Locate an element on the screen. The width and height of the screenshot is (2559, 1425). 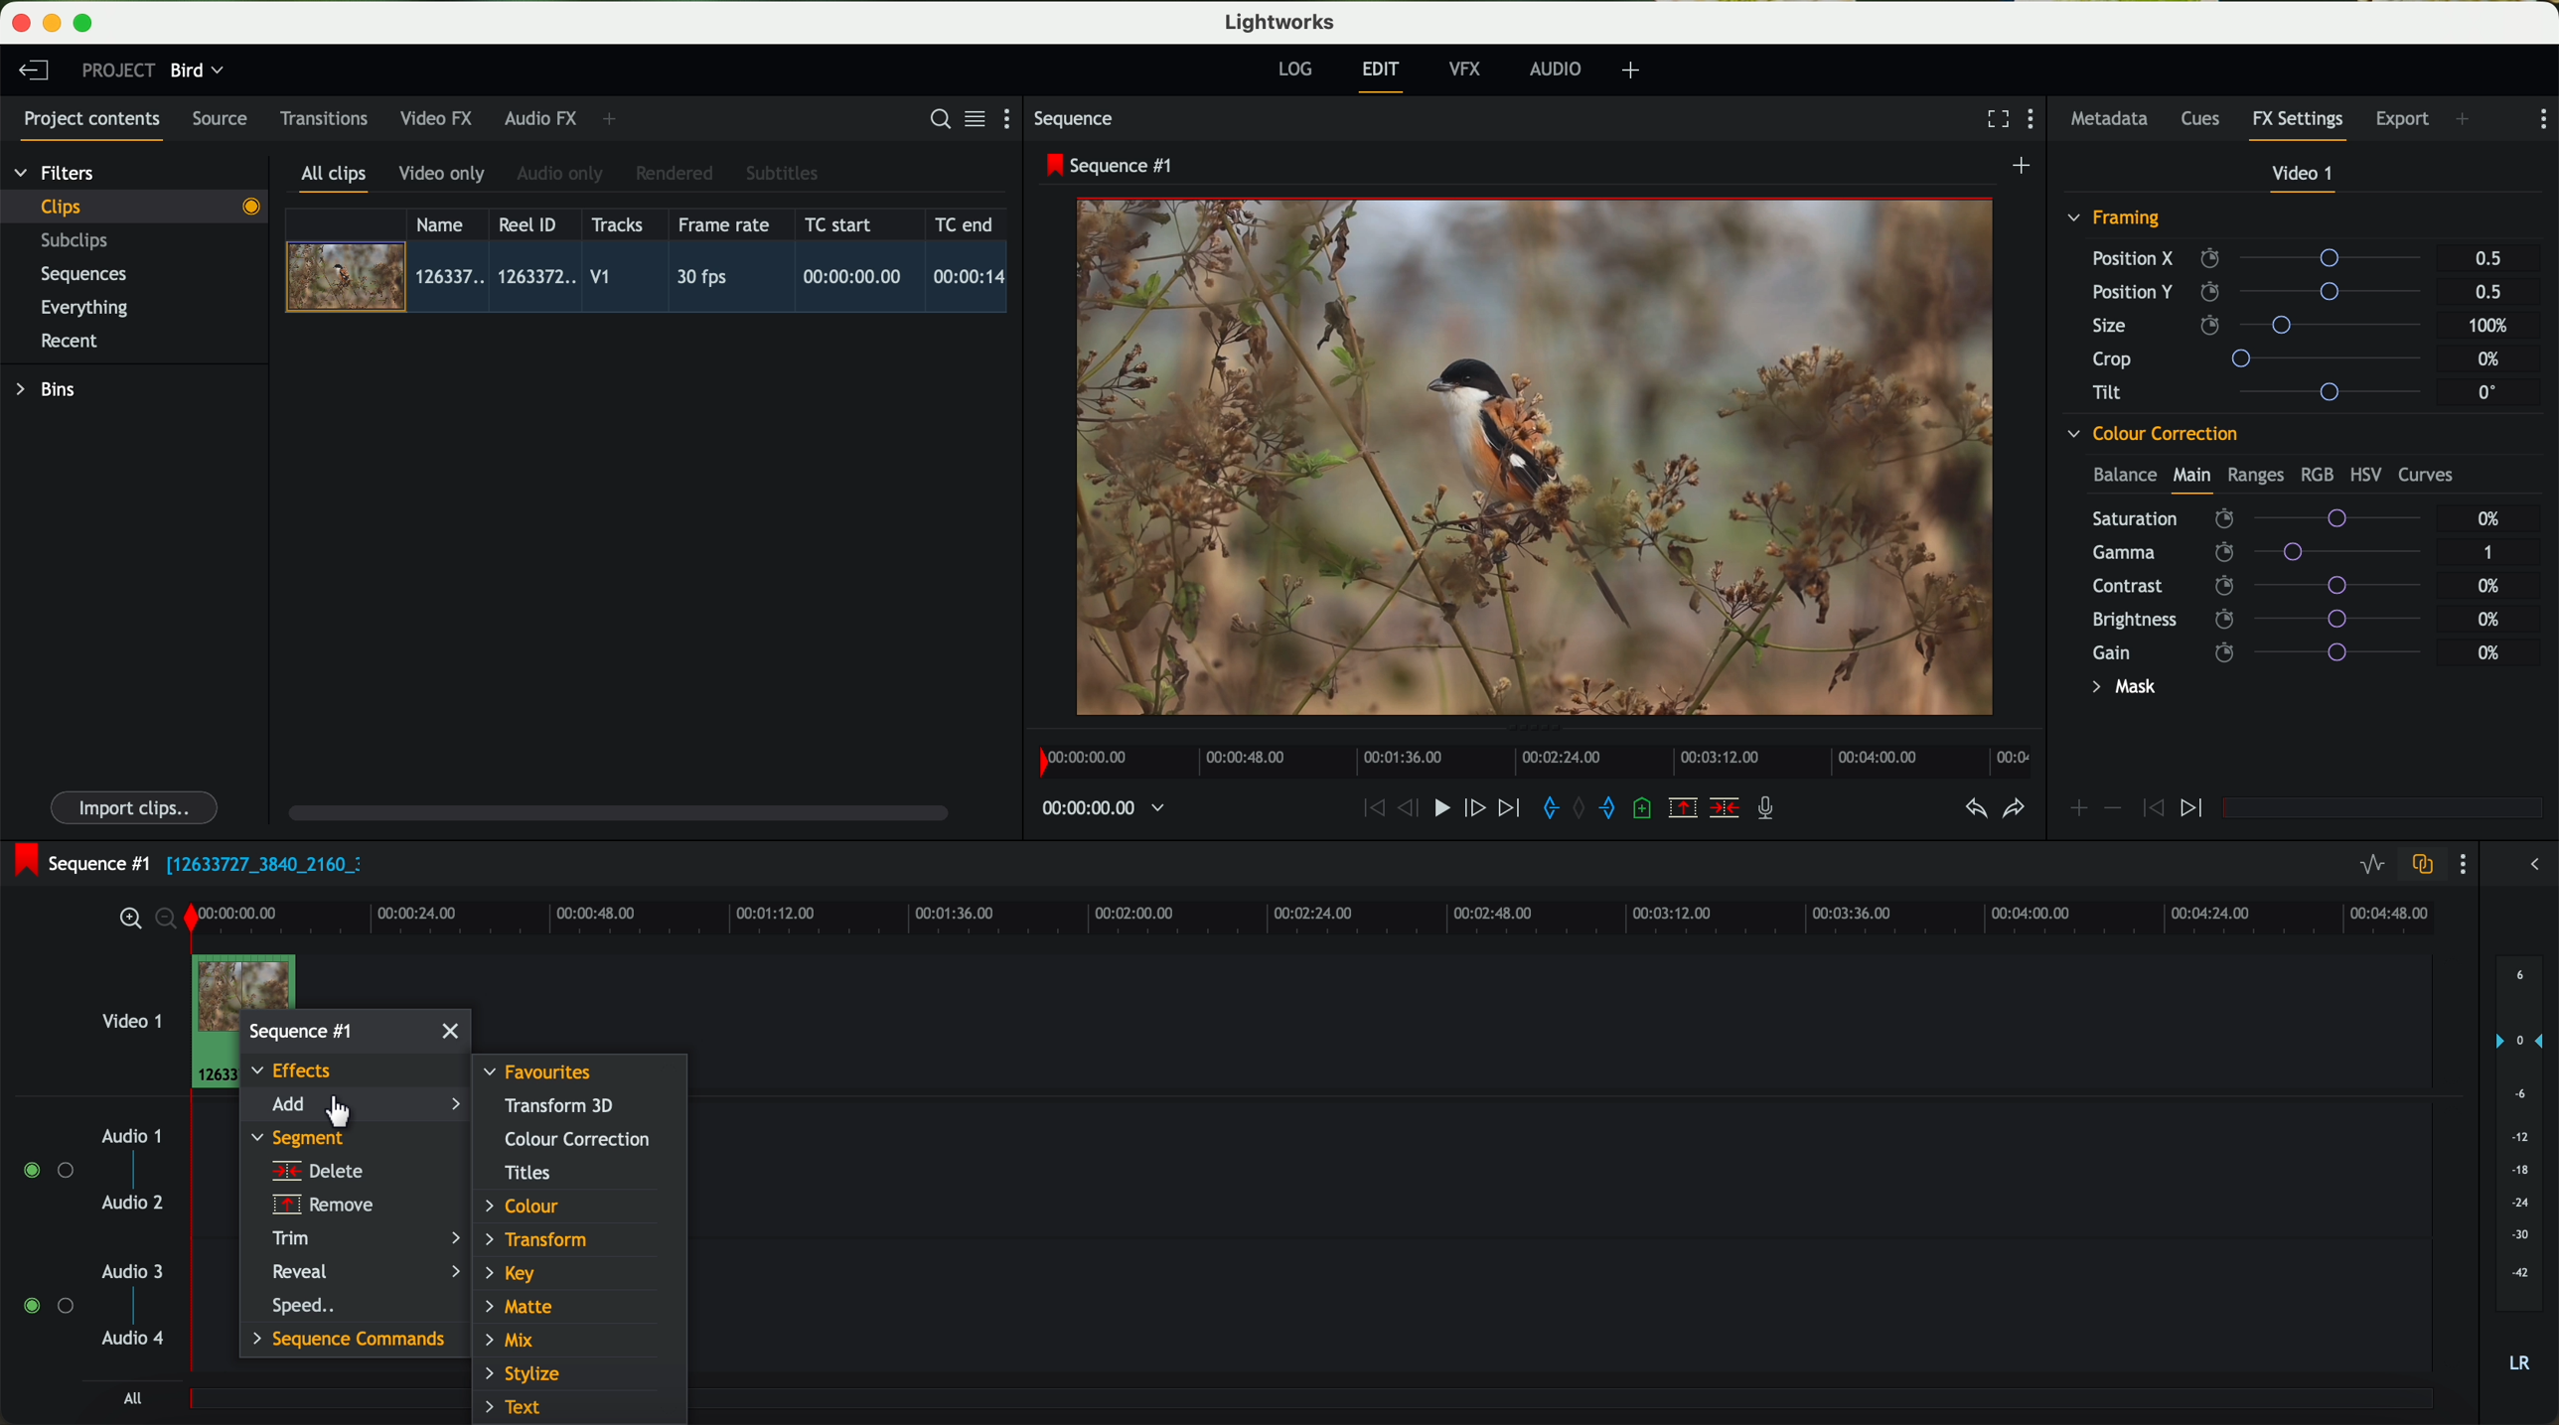
right click is located at coordinates (241, 1022).